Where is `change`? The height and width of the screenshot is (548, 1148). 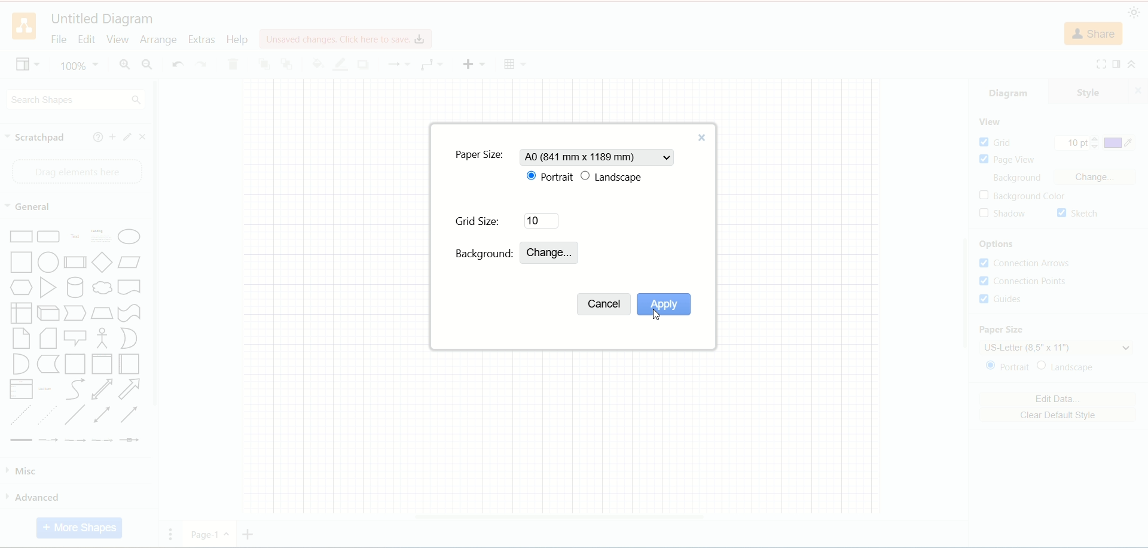 change is located at coordinates (1099, 178).